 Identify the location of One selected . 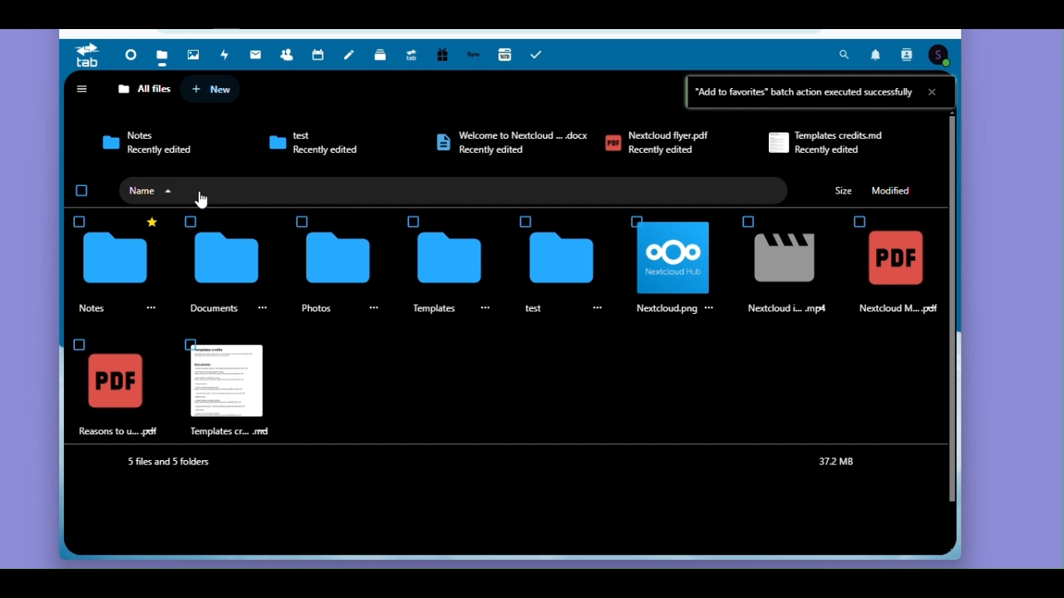
(81, 192).